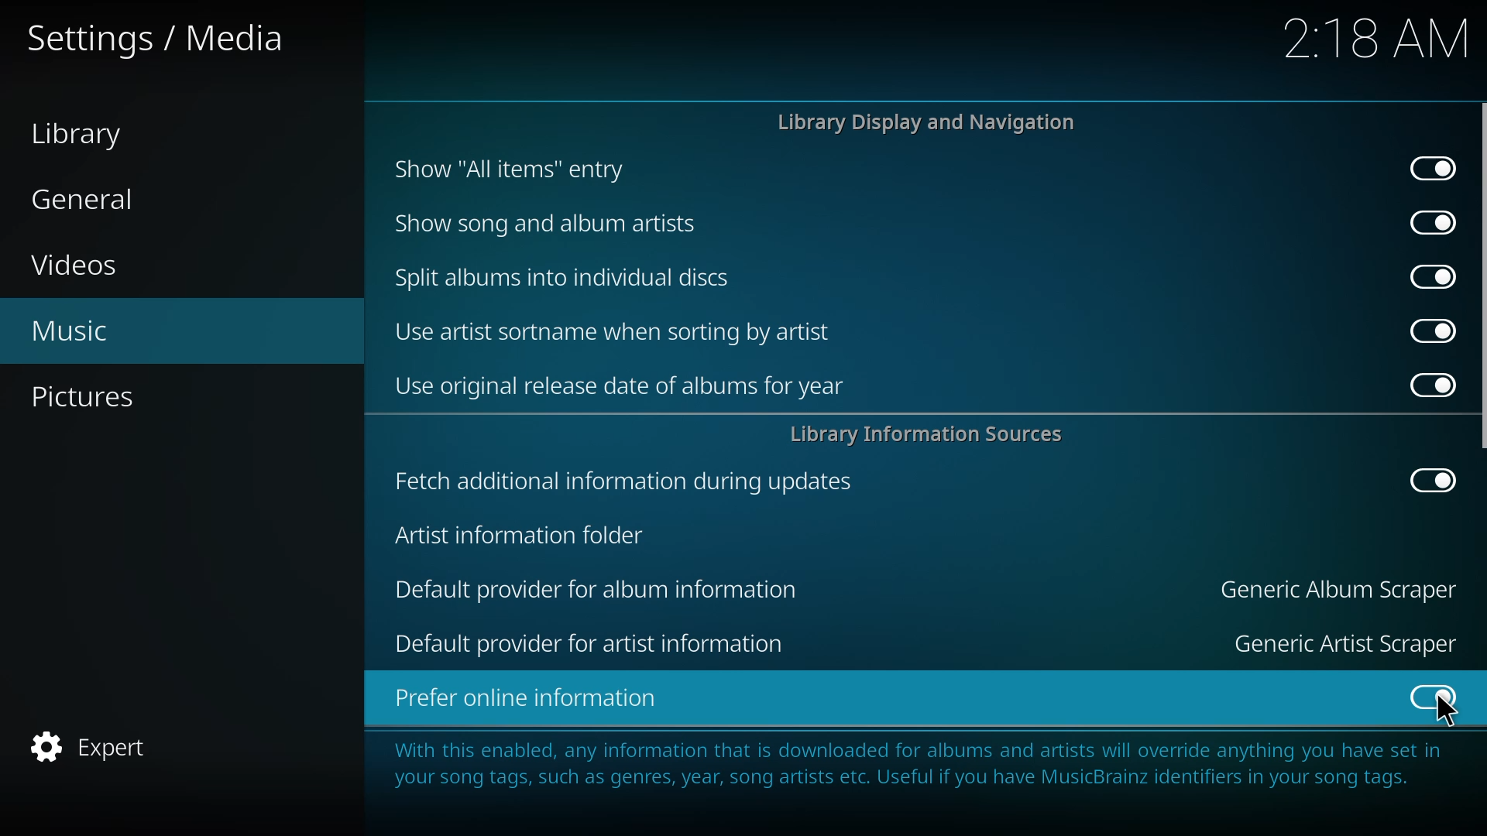 The width and height of the screenshot is (1487, 836). I want to click on videos, so click(81, 268).